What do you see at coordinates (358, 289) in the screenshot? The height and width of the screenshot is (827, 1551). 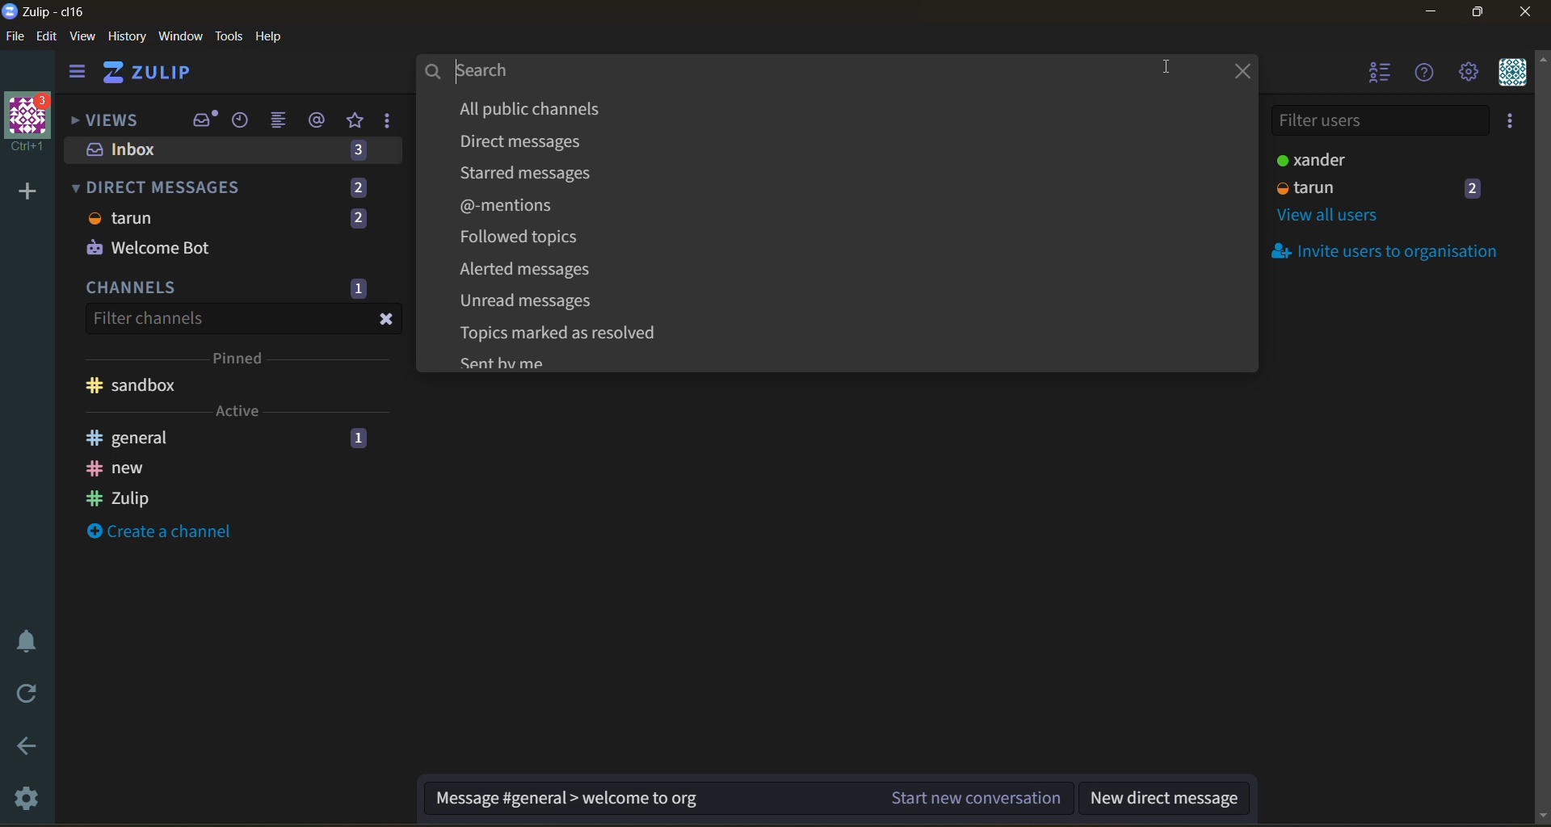 I see `1` at bounding box center [358, 289].